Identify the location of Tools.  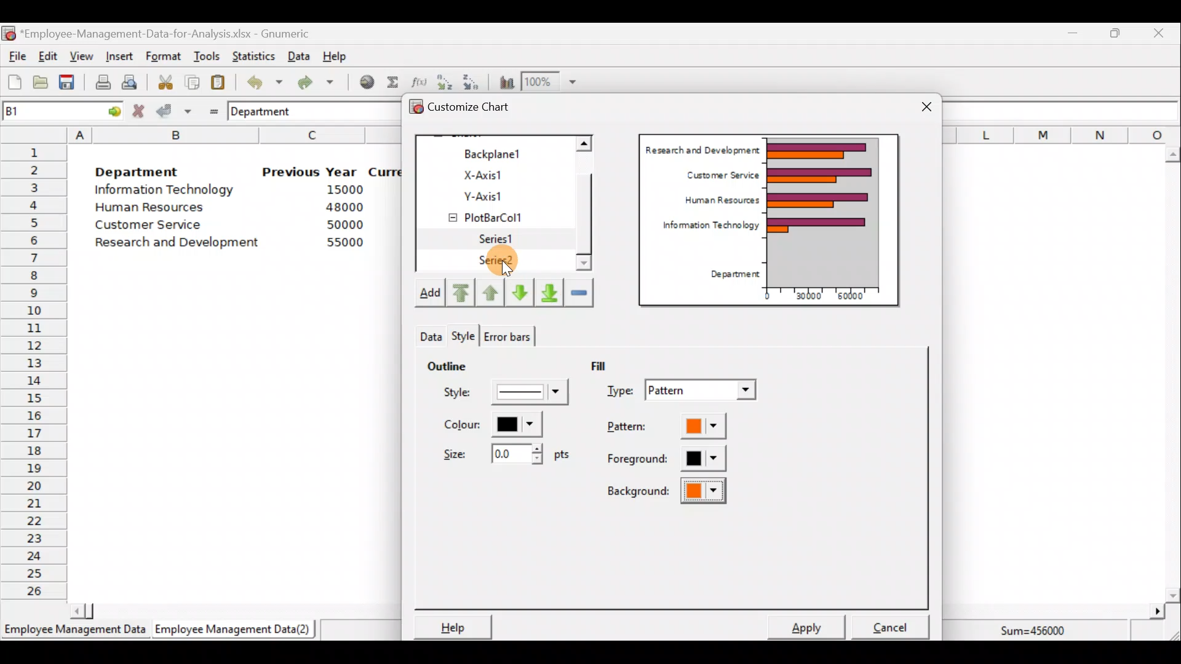
(206, 57).